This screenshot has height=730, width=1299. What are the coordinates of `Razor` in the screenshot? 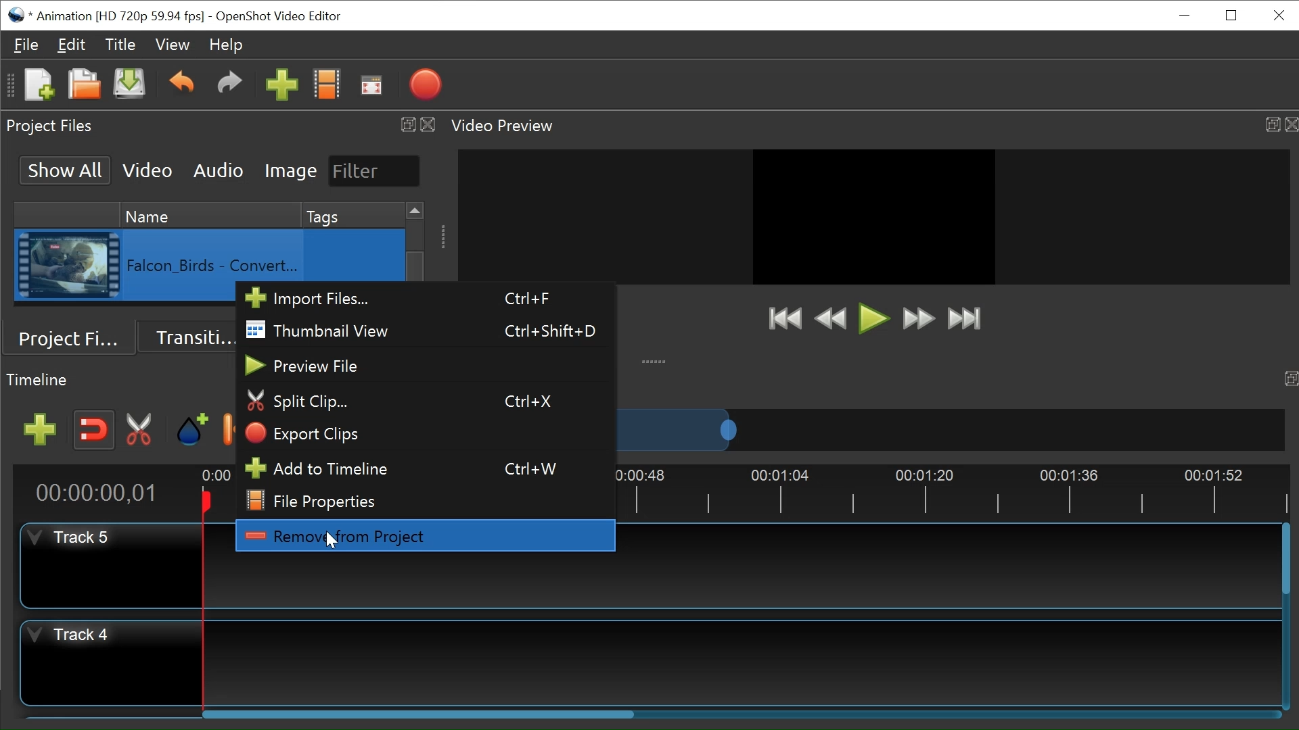 It's located at (143, 430).